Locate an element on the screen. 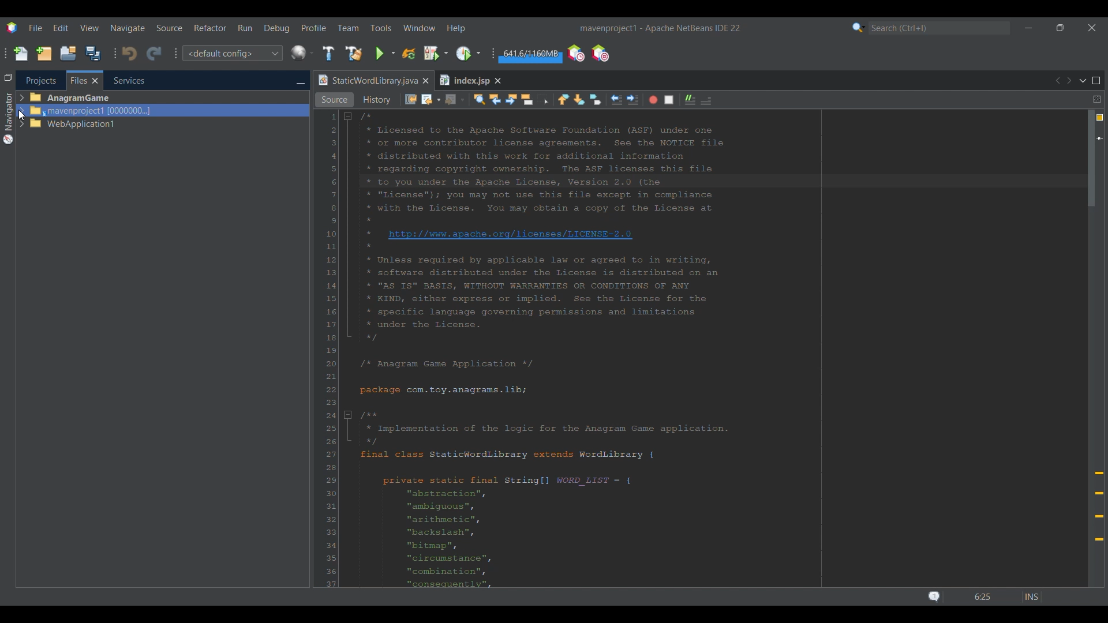  Profile menu is located at coordinates (314, 28).